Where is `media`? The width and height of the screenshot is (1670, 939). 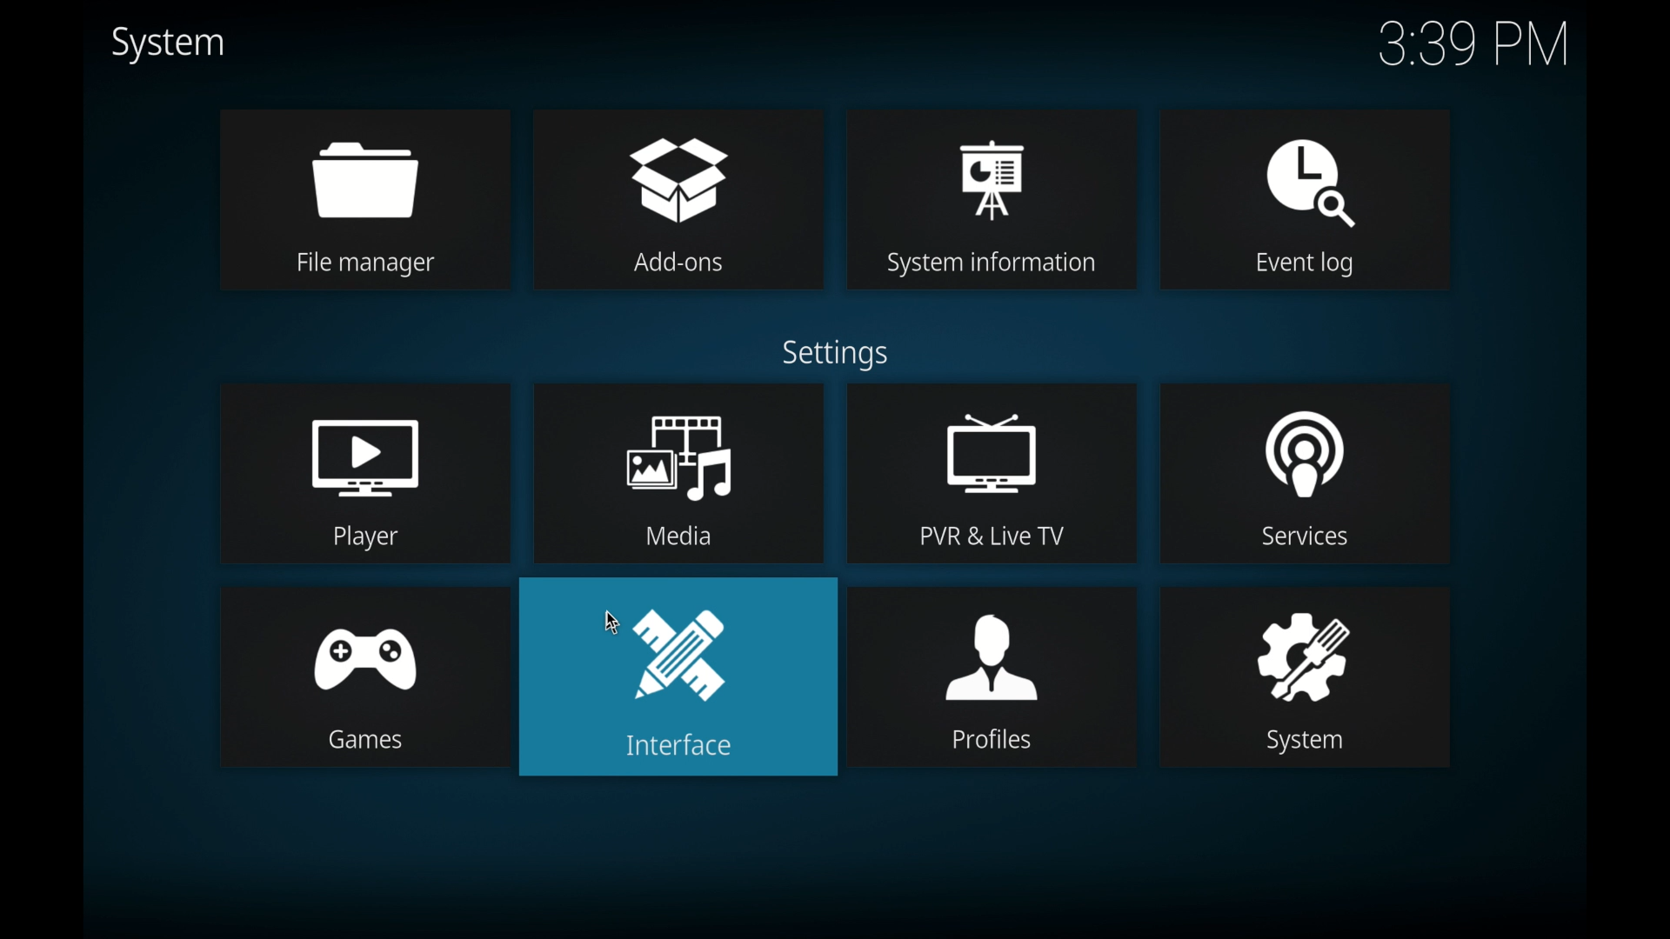
media is located at coordinates (678, 476).